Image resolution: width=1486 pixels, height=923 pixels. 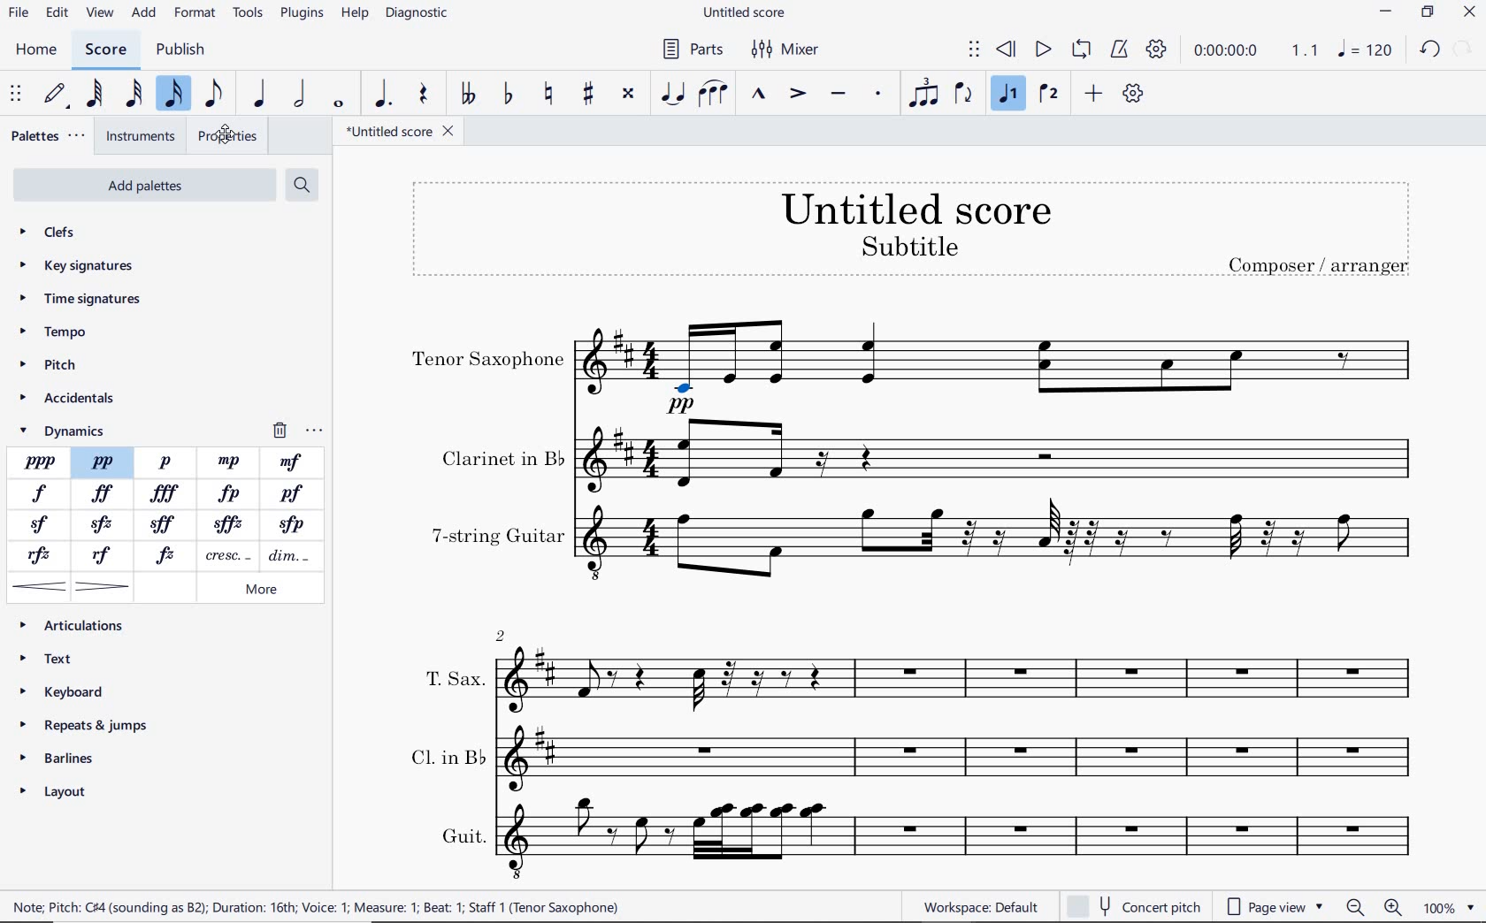 I want to click on RF(RINFORZANDO), so click(x=103, y=555).